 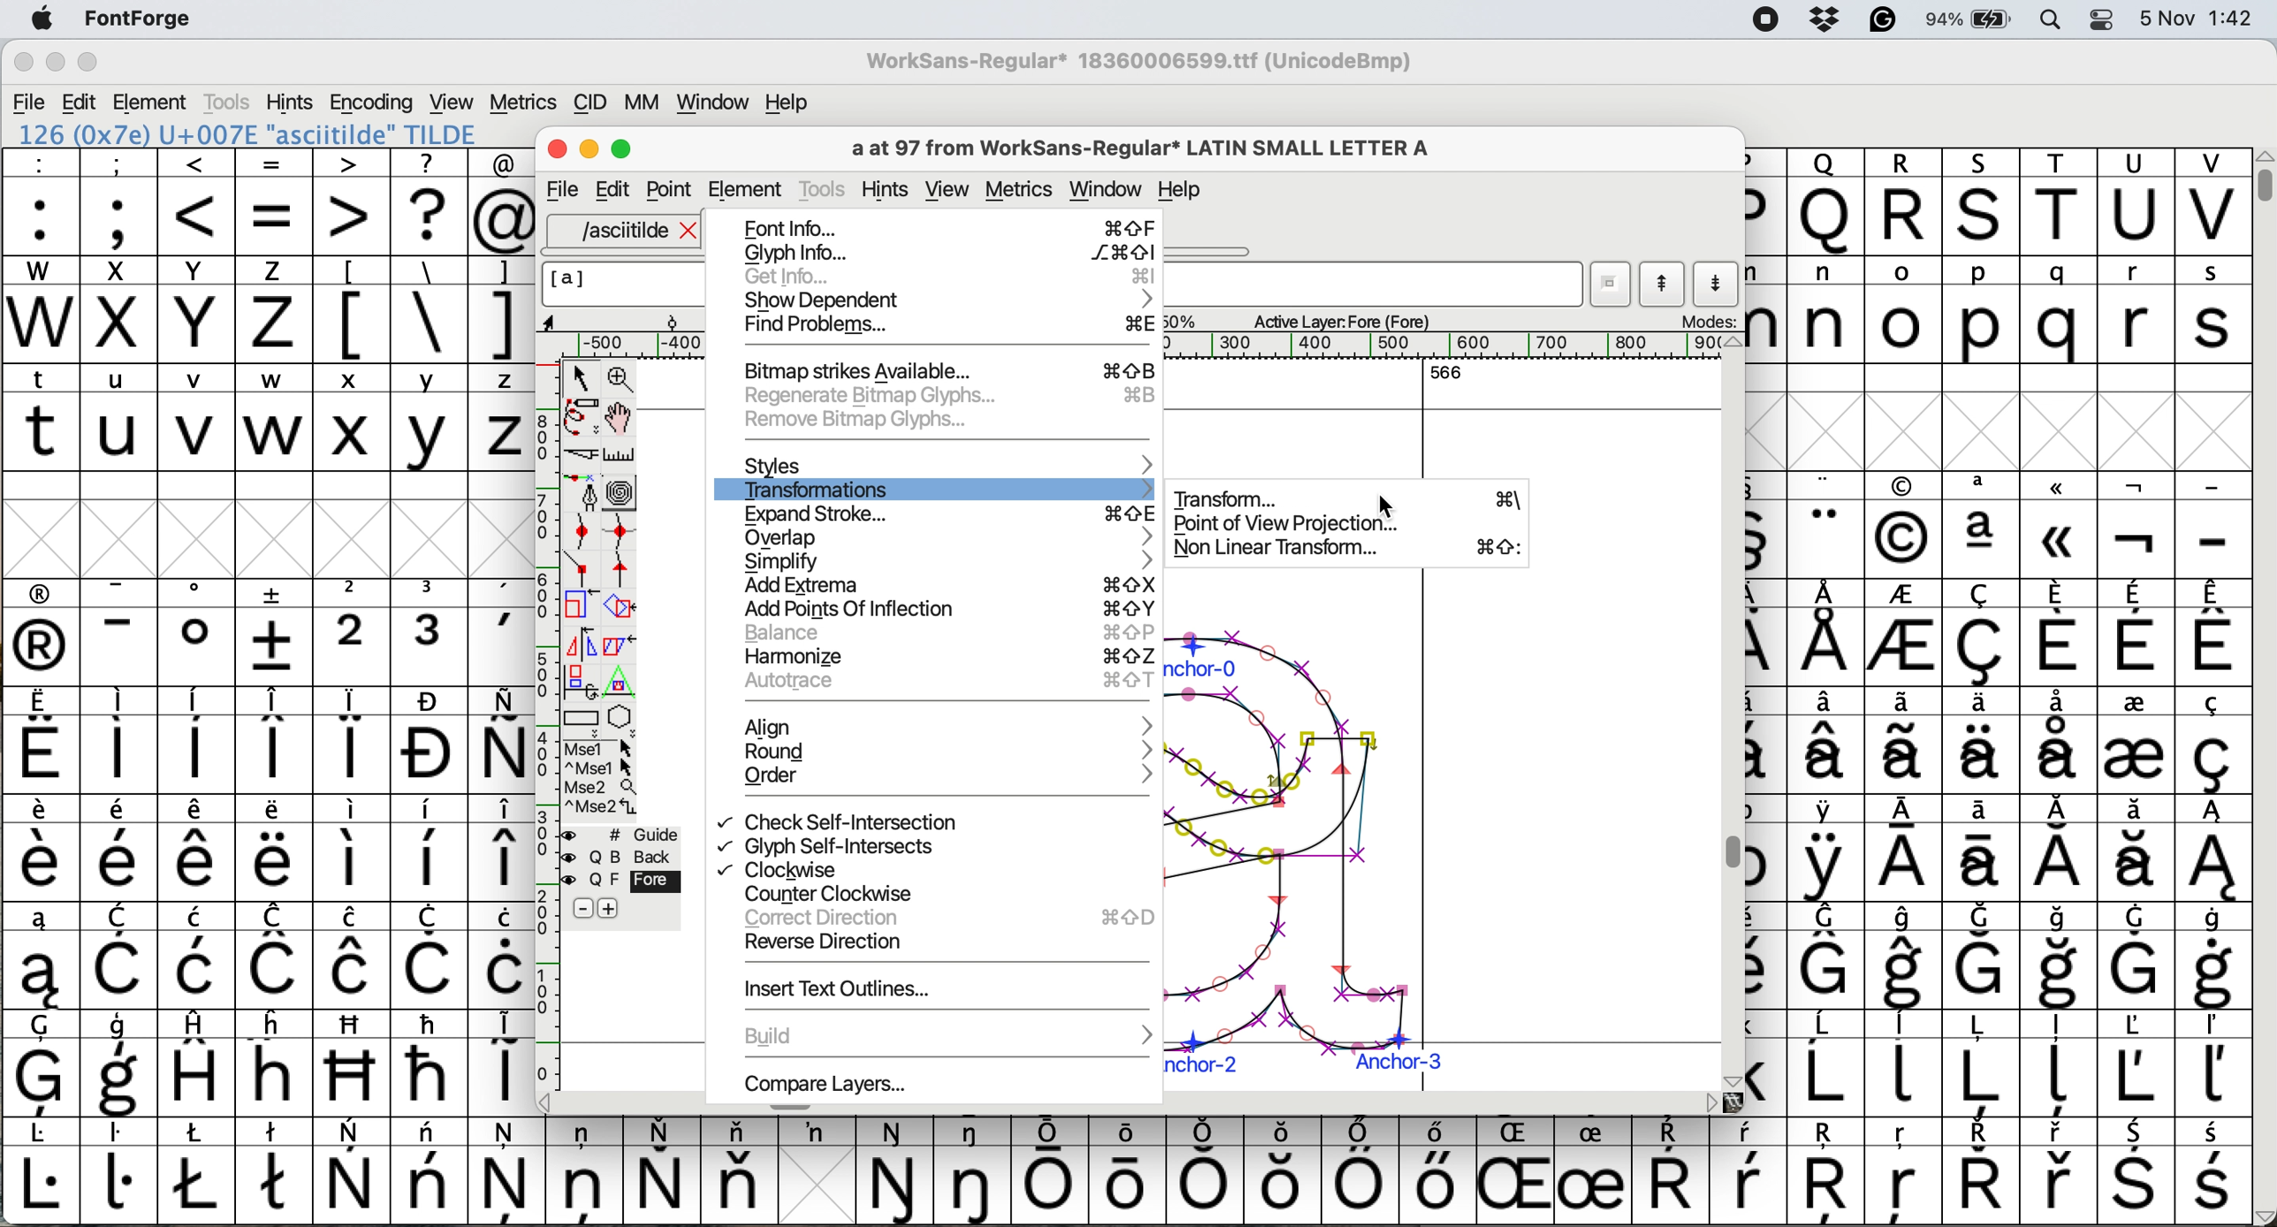 What do you see at coordinates (276, 202) in the screenshot?
I see `=` at bounding box center [276, 202].